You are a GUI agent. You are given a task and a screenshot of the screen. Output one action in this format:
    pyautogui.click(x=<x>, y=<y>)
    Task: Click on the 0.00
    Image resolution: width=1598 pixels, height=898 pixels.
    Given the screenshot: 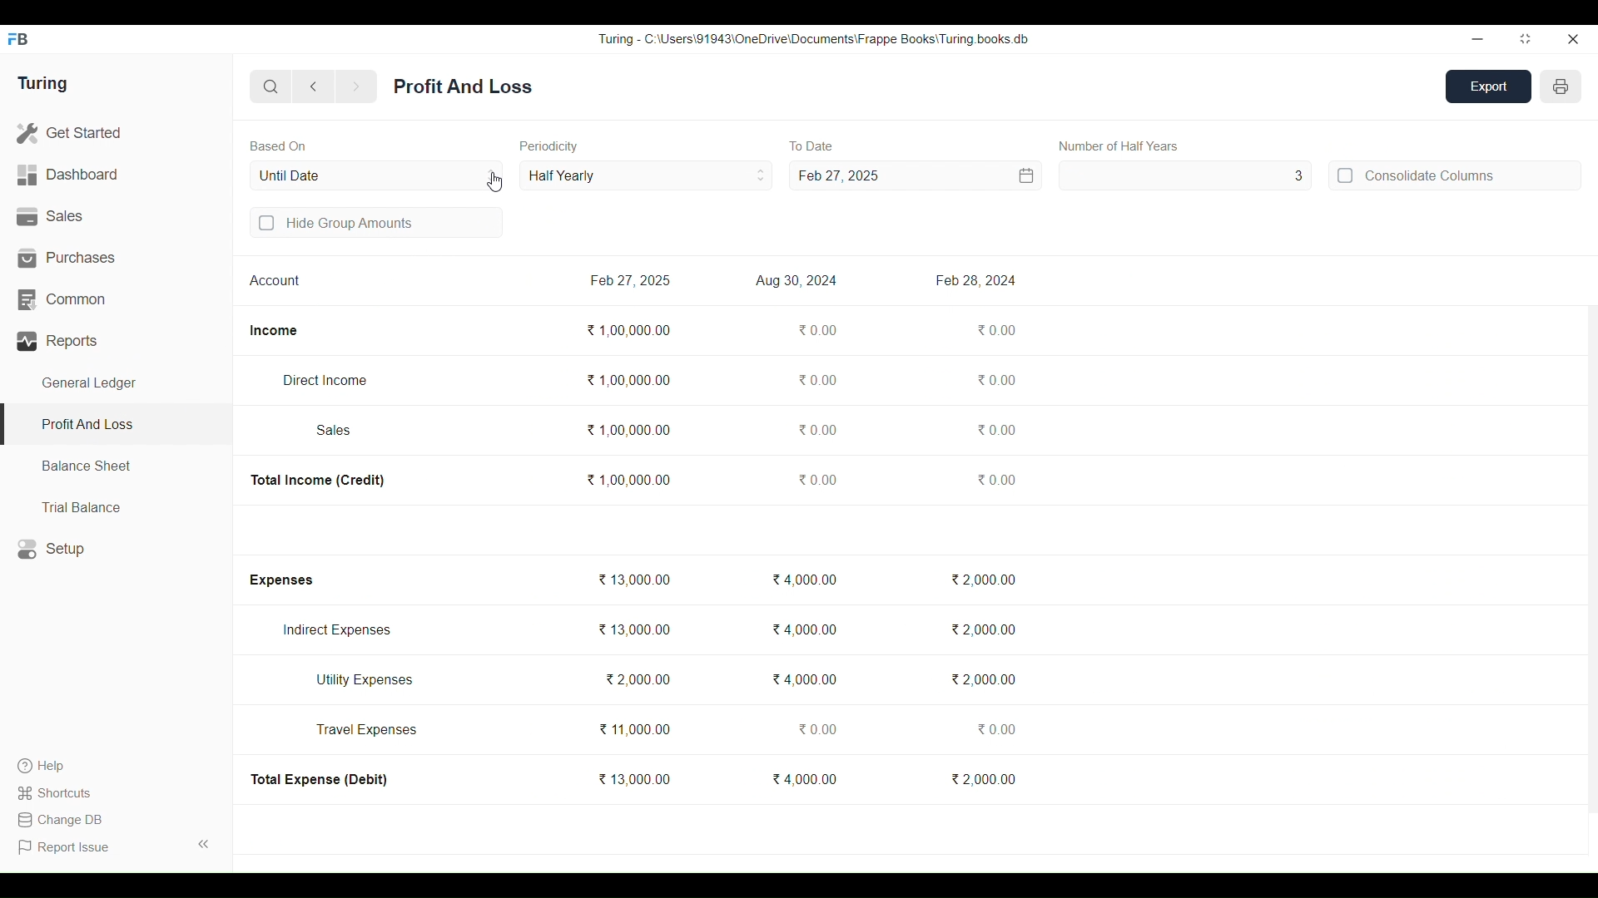 What is the action you would take?
    pyautogui.click(x=816, y=429)
    